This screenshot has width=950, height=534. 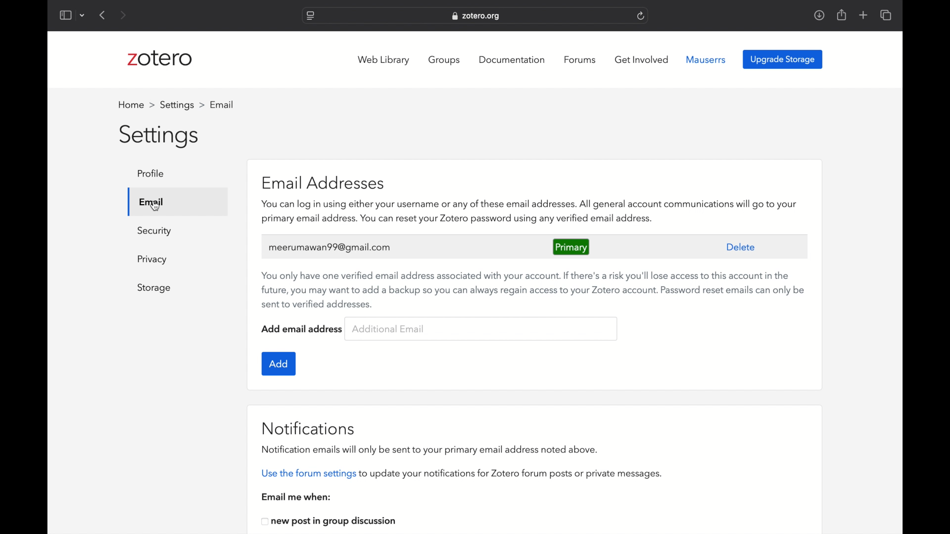 I want to click on storage, so click(x=155, y=288).